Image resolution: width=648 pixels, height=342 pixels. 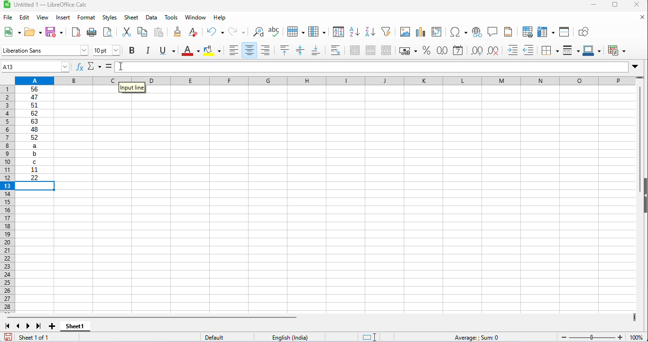 I want to click on decrease indent, so click(x=530, y=50).